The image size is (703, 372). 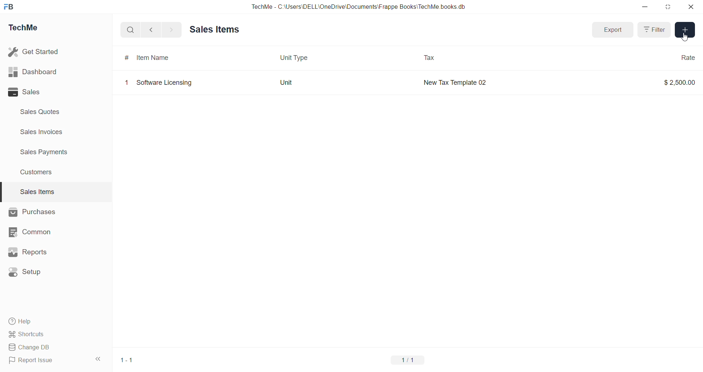 What do you see at coordinates (21, 322) in the screenshot?
I see `Help` at bounding box center [21, 322].